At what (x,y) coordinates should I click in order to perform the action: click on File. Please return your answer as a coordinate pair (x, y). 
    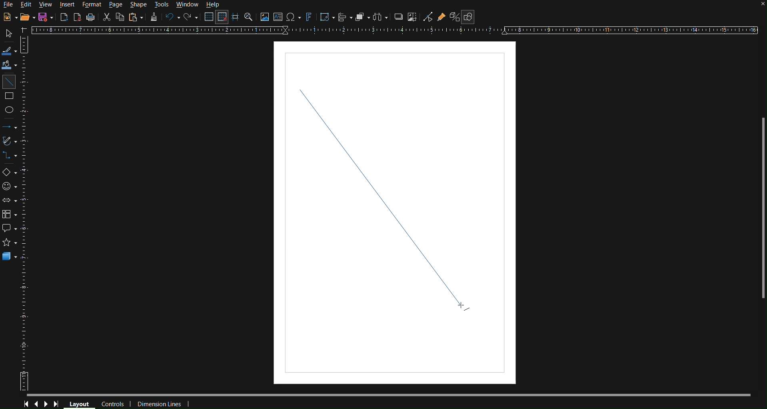
    Looking at the image, I should click on (9, 6).